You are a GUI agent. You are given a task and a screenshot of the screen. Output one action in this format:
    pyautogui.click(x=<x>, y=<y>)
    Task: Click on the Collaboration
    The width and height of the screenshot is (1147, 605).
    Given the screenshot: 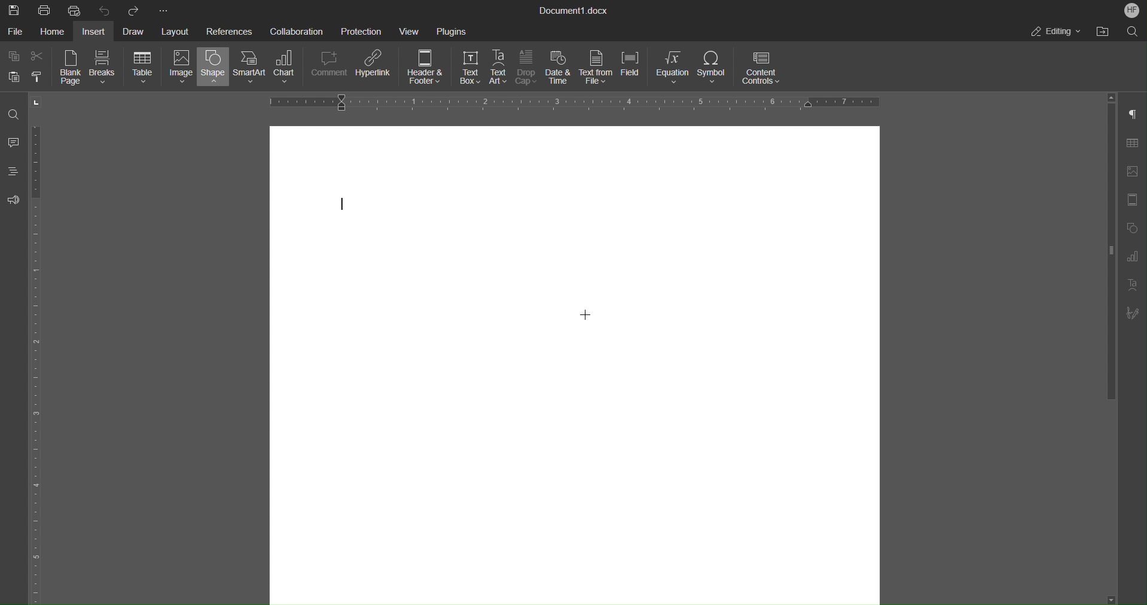 What is the action you would take?
    pyautogui.click(x=295, y=31)
    